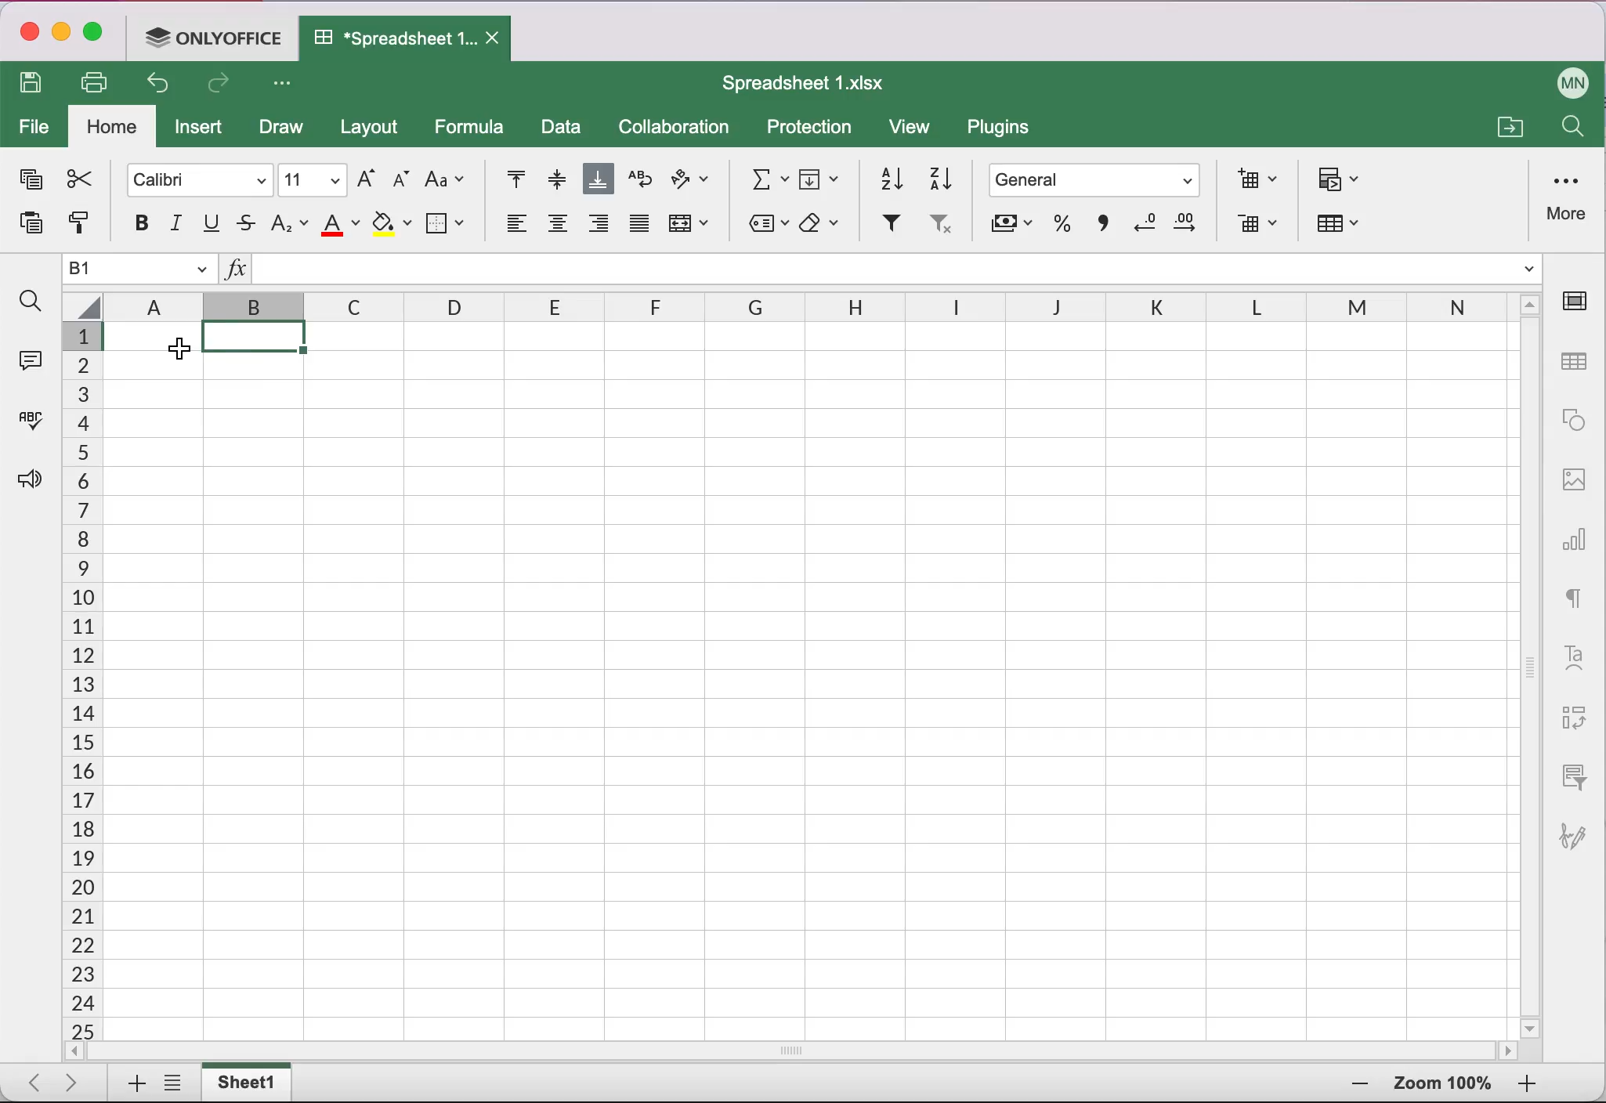  Describe the element at coordinates (681, 128) in the screenshot. I see `collaboration` at that location.